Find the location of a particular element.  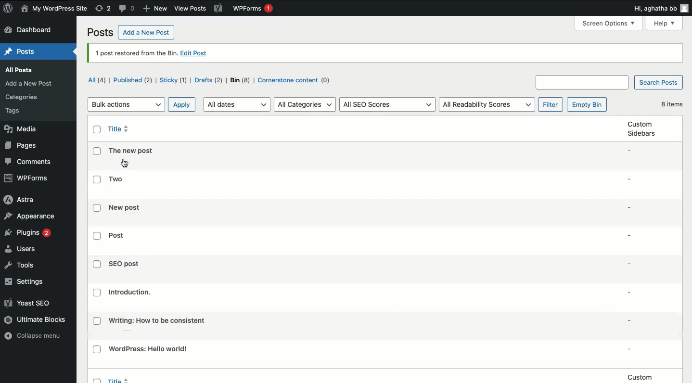

cursor is located at coordinates (125, 163).